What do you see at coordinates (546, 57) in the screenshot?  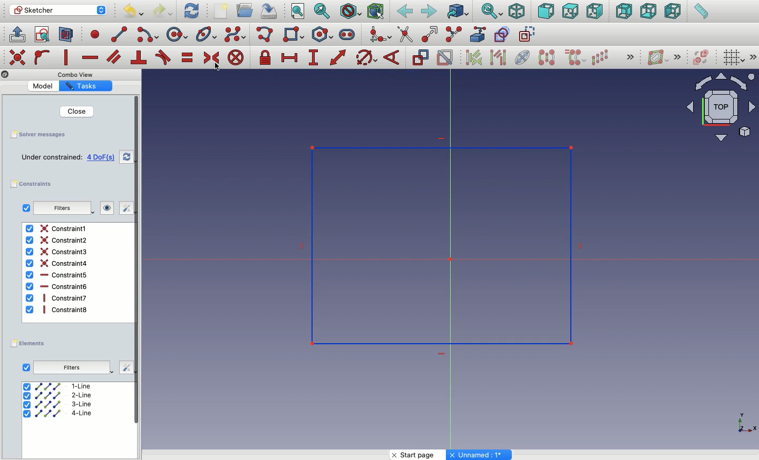 I see `Symmetry` at bounding box center [546, 57].